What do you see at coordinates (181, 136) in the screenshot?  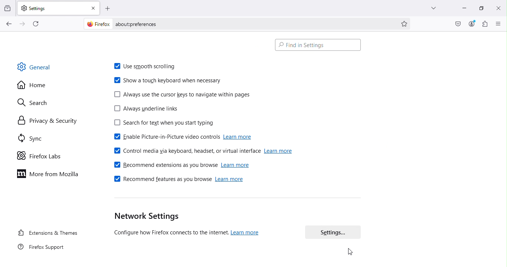 I see `Enable picture-in-picture video controls` at bounding box center [181, 136].